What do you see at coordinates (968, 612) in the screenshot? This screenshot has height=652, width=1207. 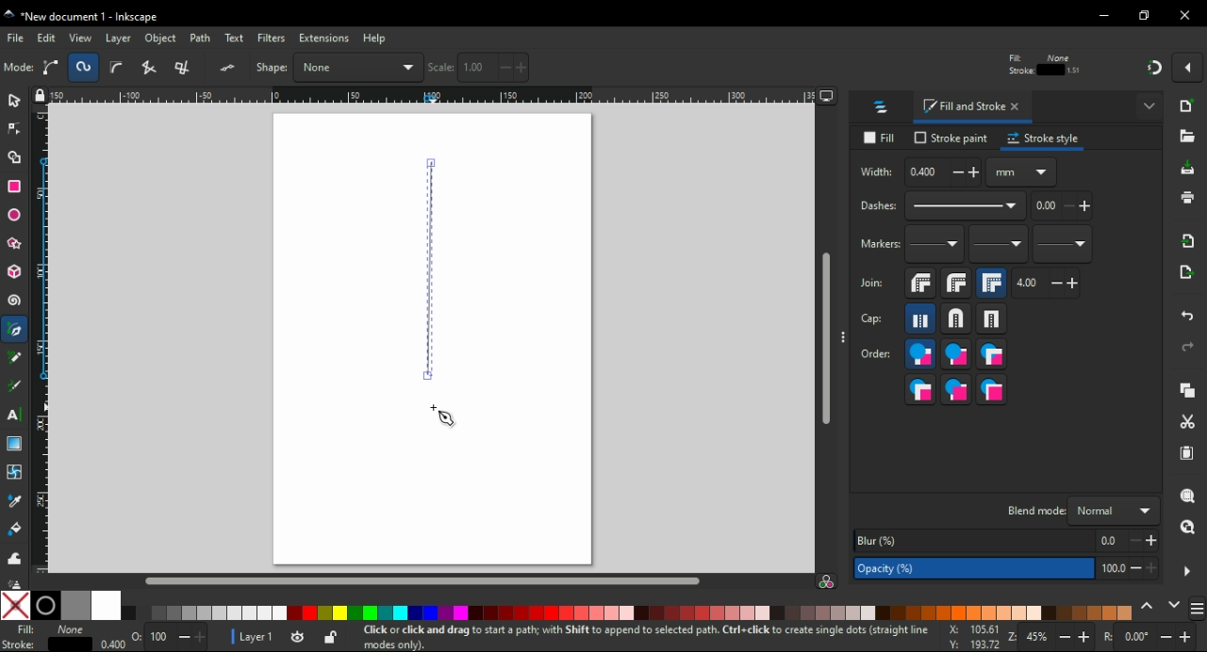 I see `color tone pallete` at bounding box center [968, 612].